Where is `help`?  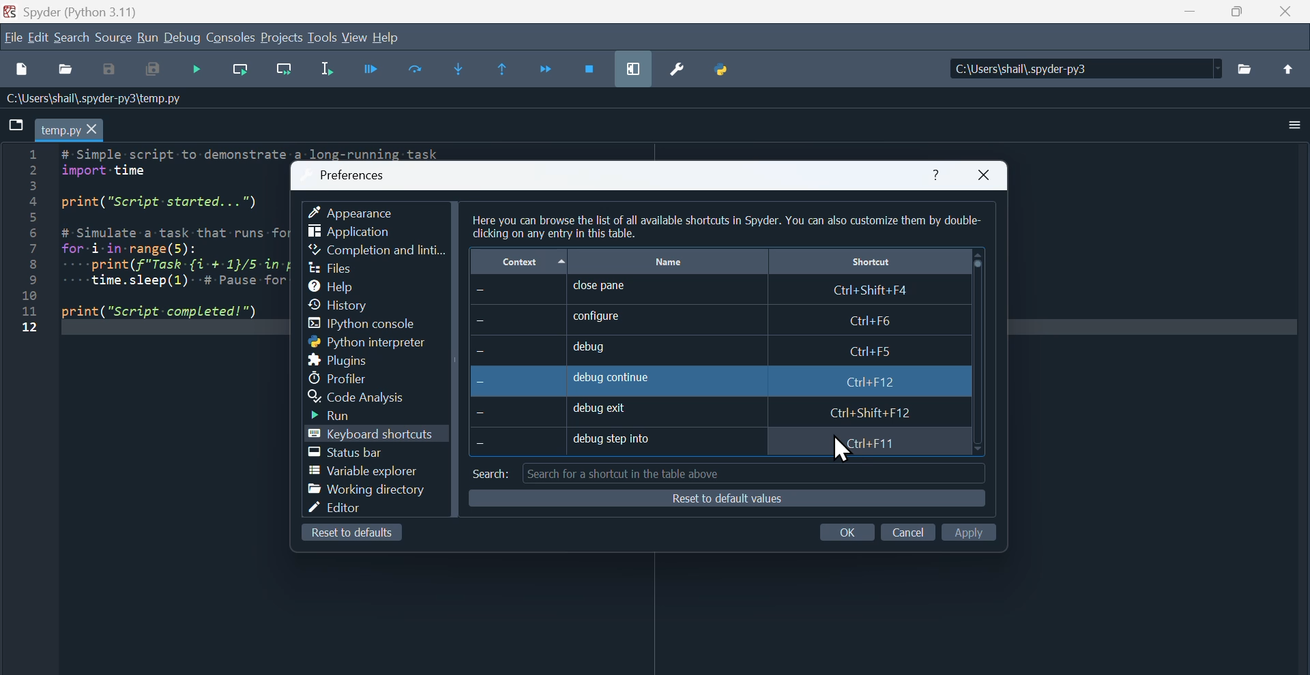
help is located at coordinates (936, 176).